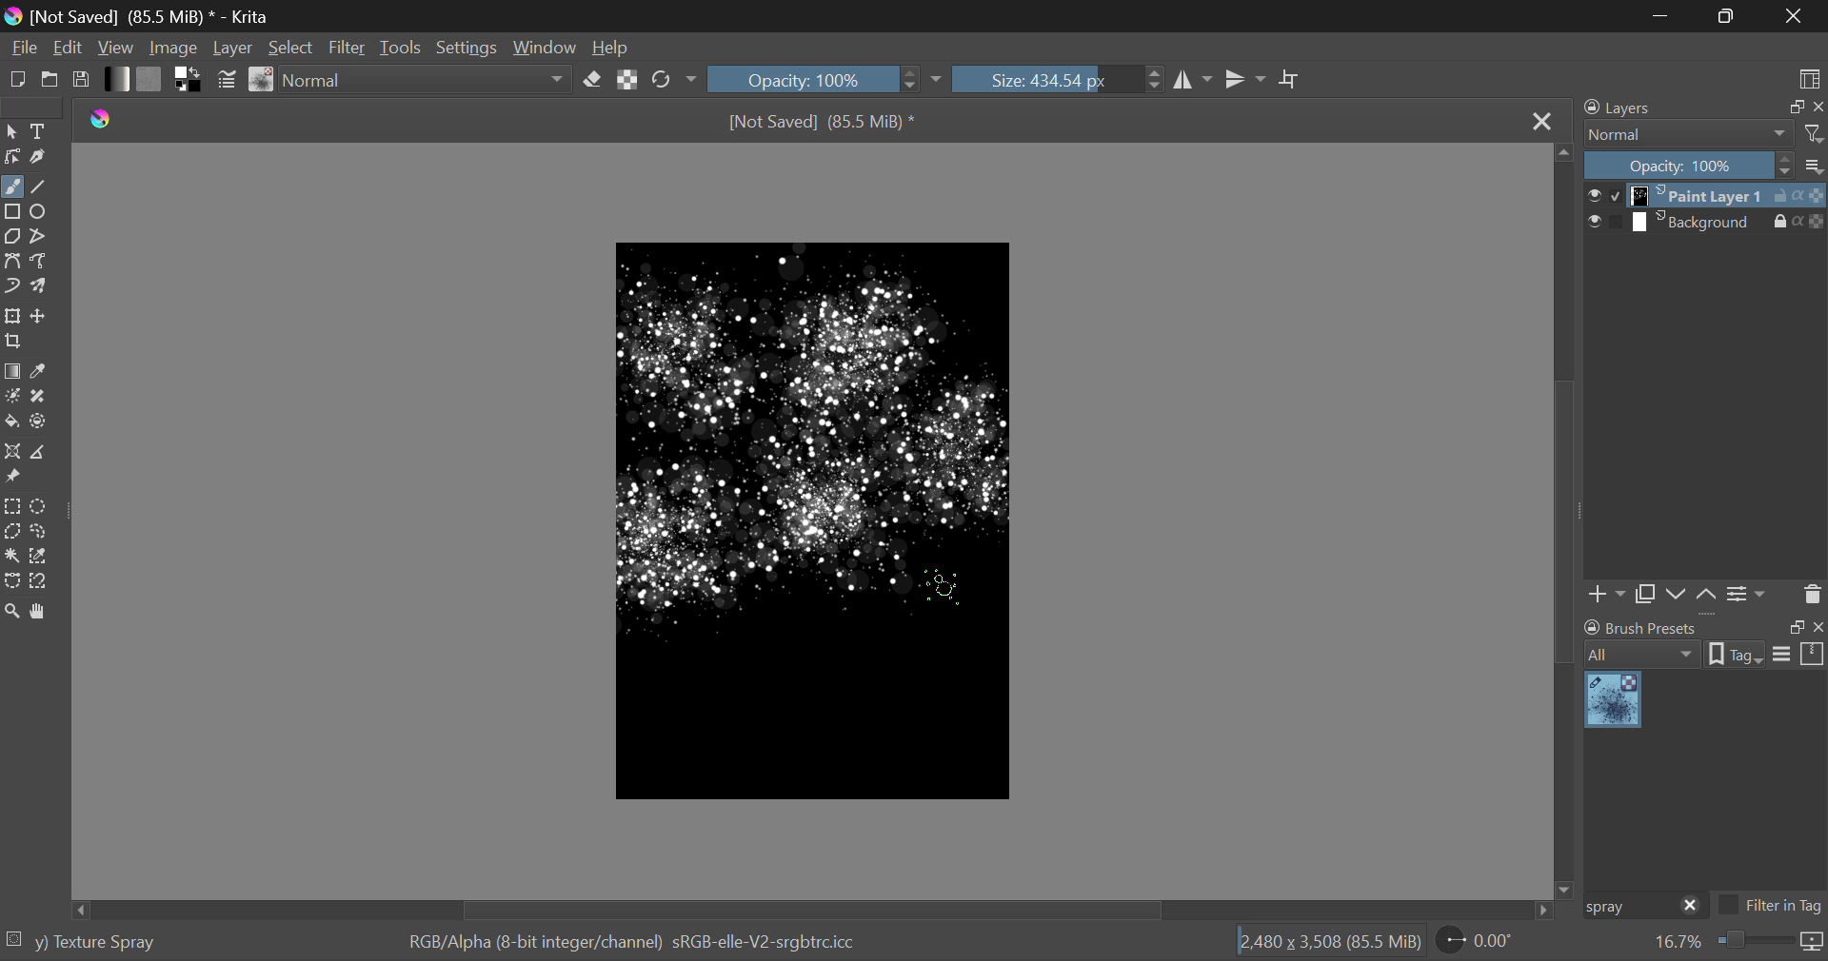 The image size is (1828, 961). What do you see at coordinates (1815, 165) in the screenshot?
I see `more` at bounding box center [1815, 165].